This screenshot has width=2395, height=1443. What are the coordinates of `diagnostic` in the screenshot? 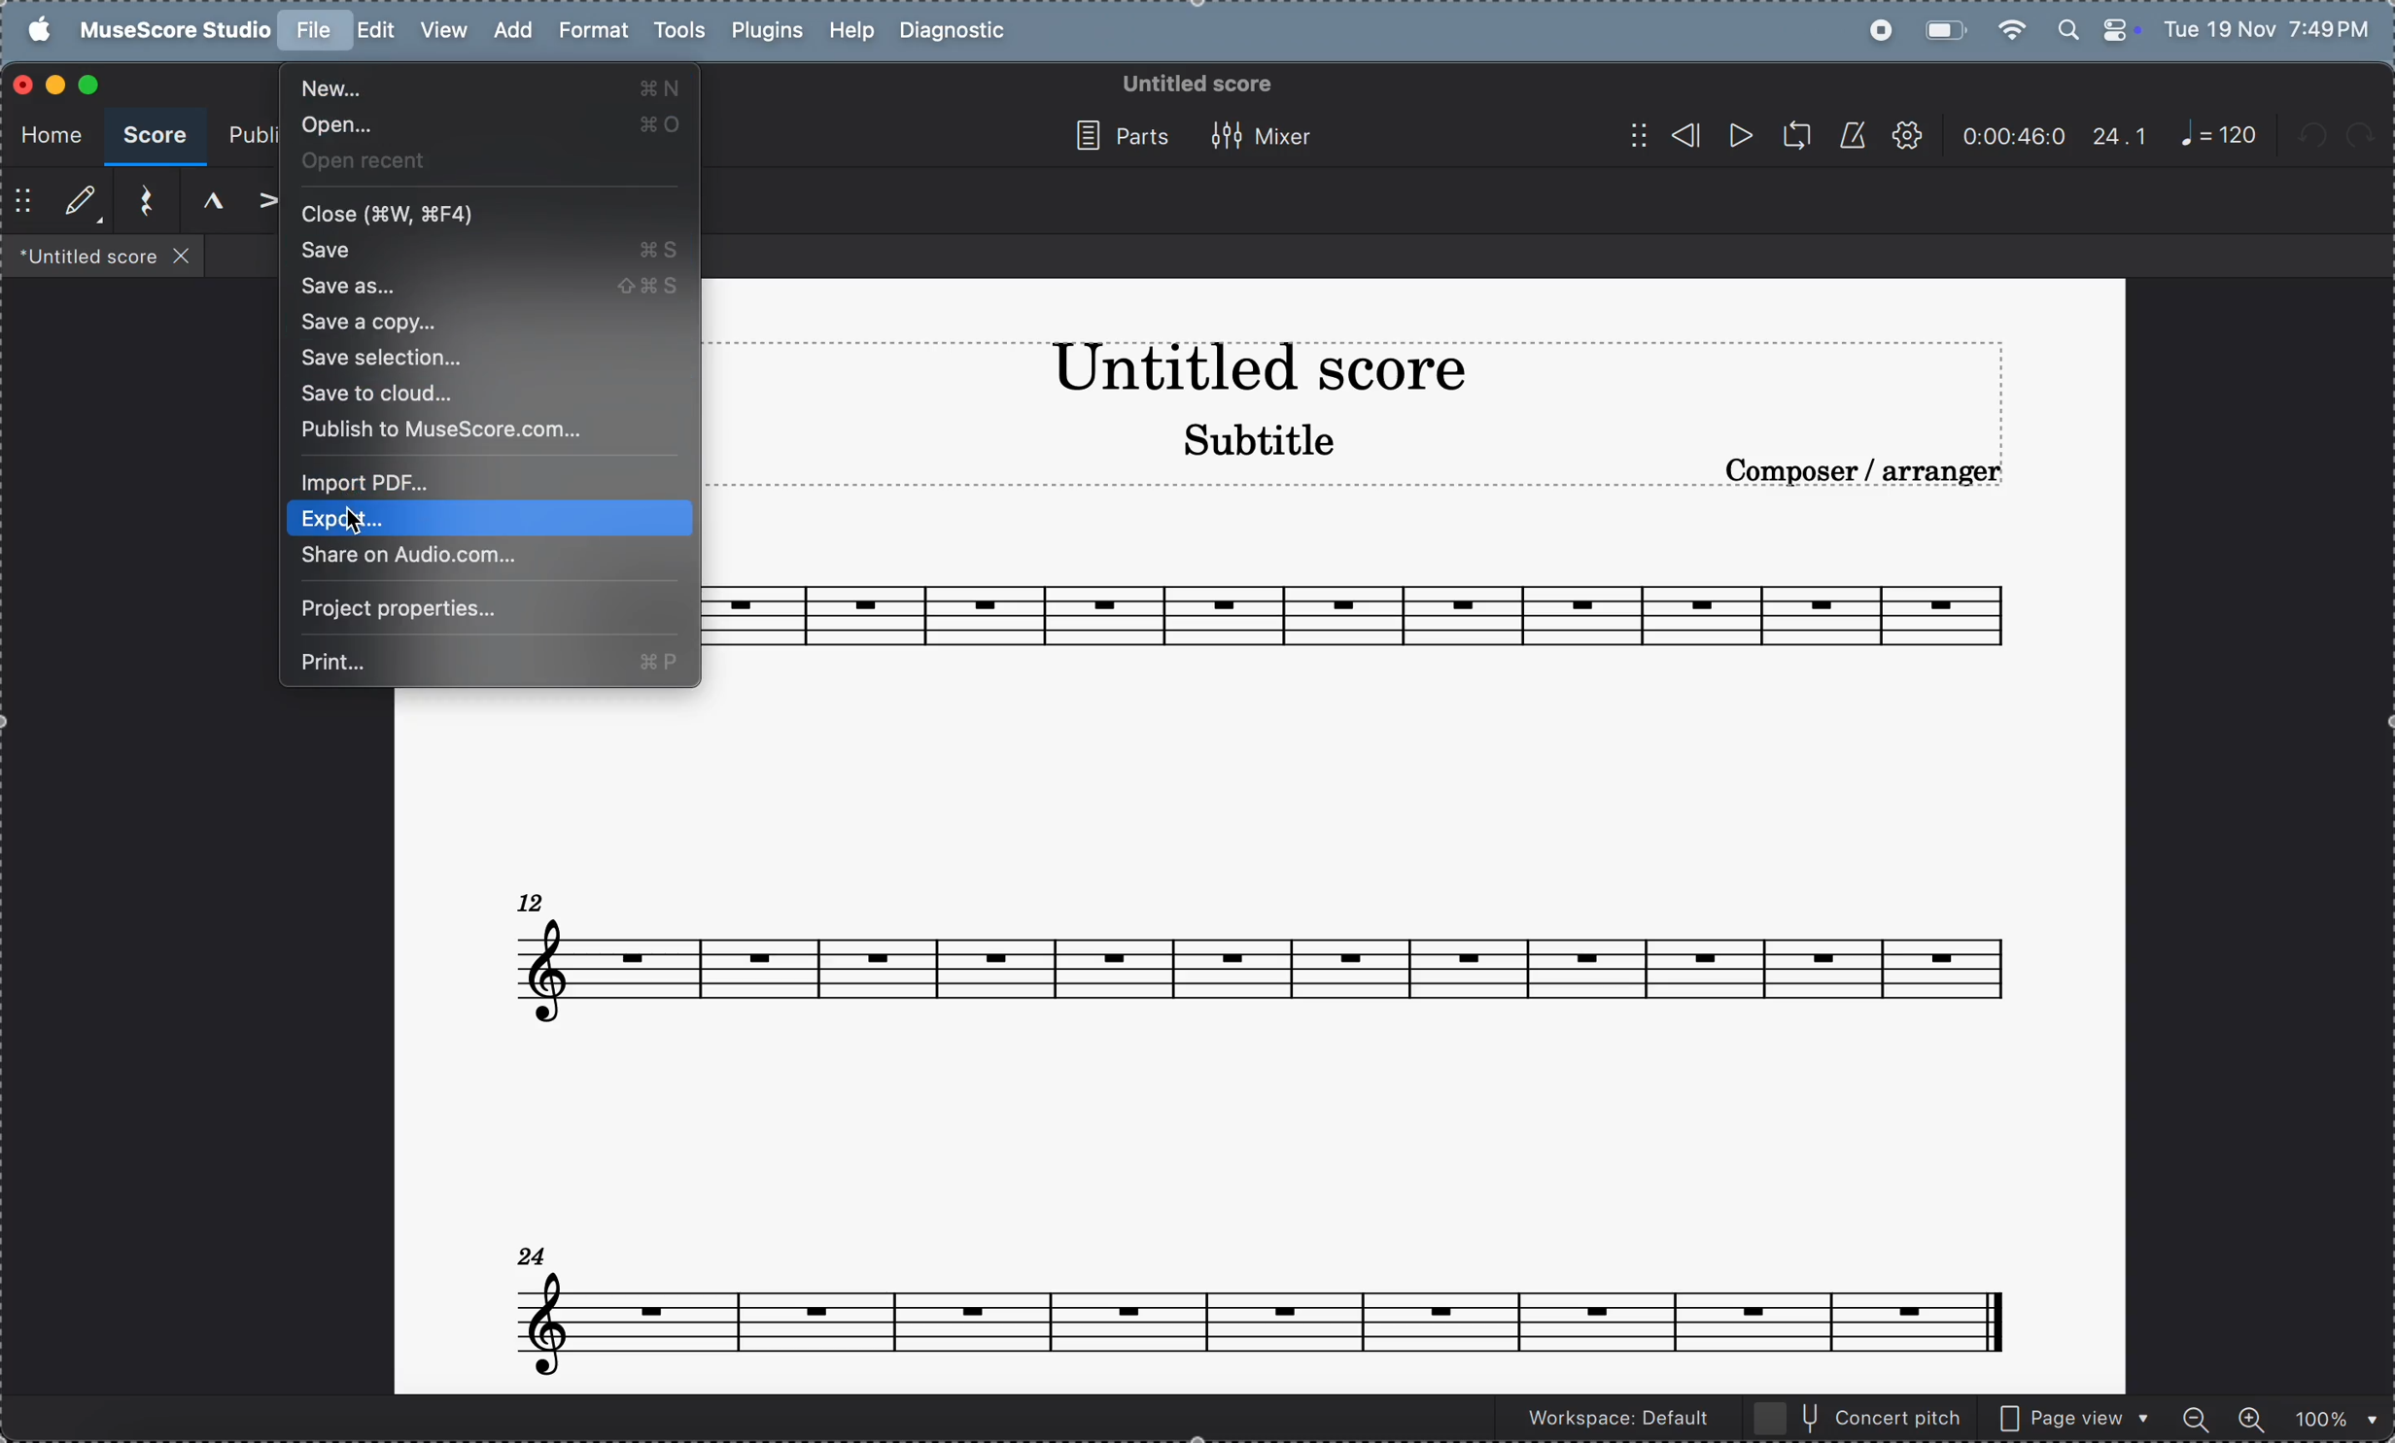 It's located at (958, 32).